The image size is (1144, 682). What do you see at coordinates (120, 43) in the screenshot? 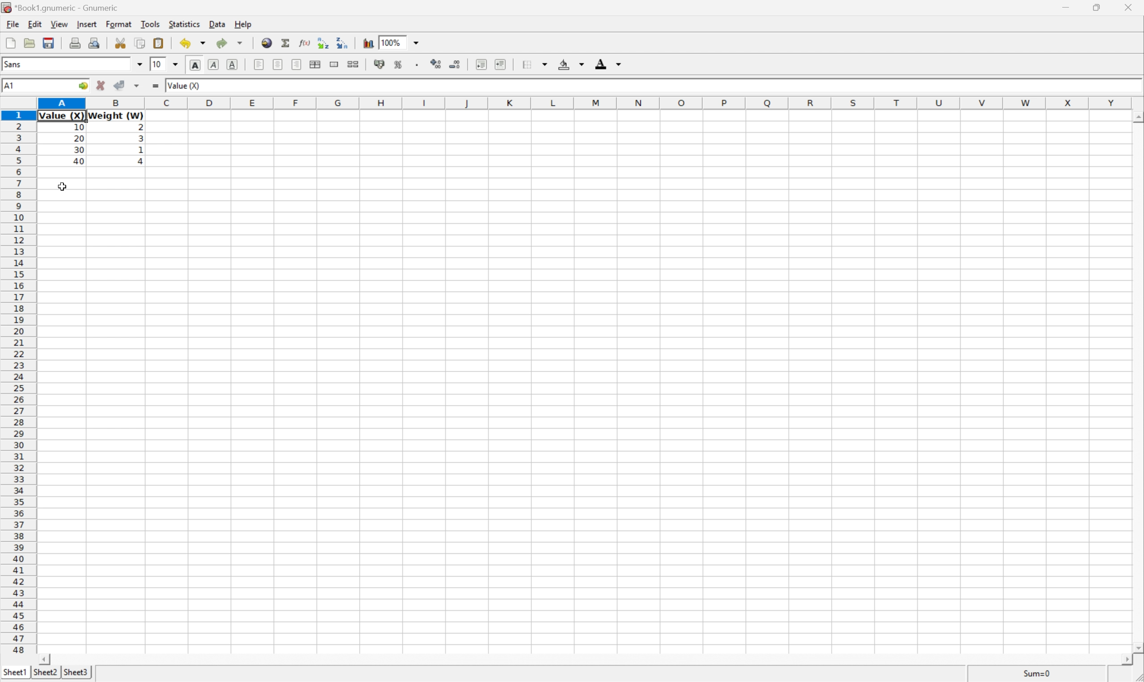
I see `Cut selection` at bounding box center [120, 43].